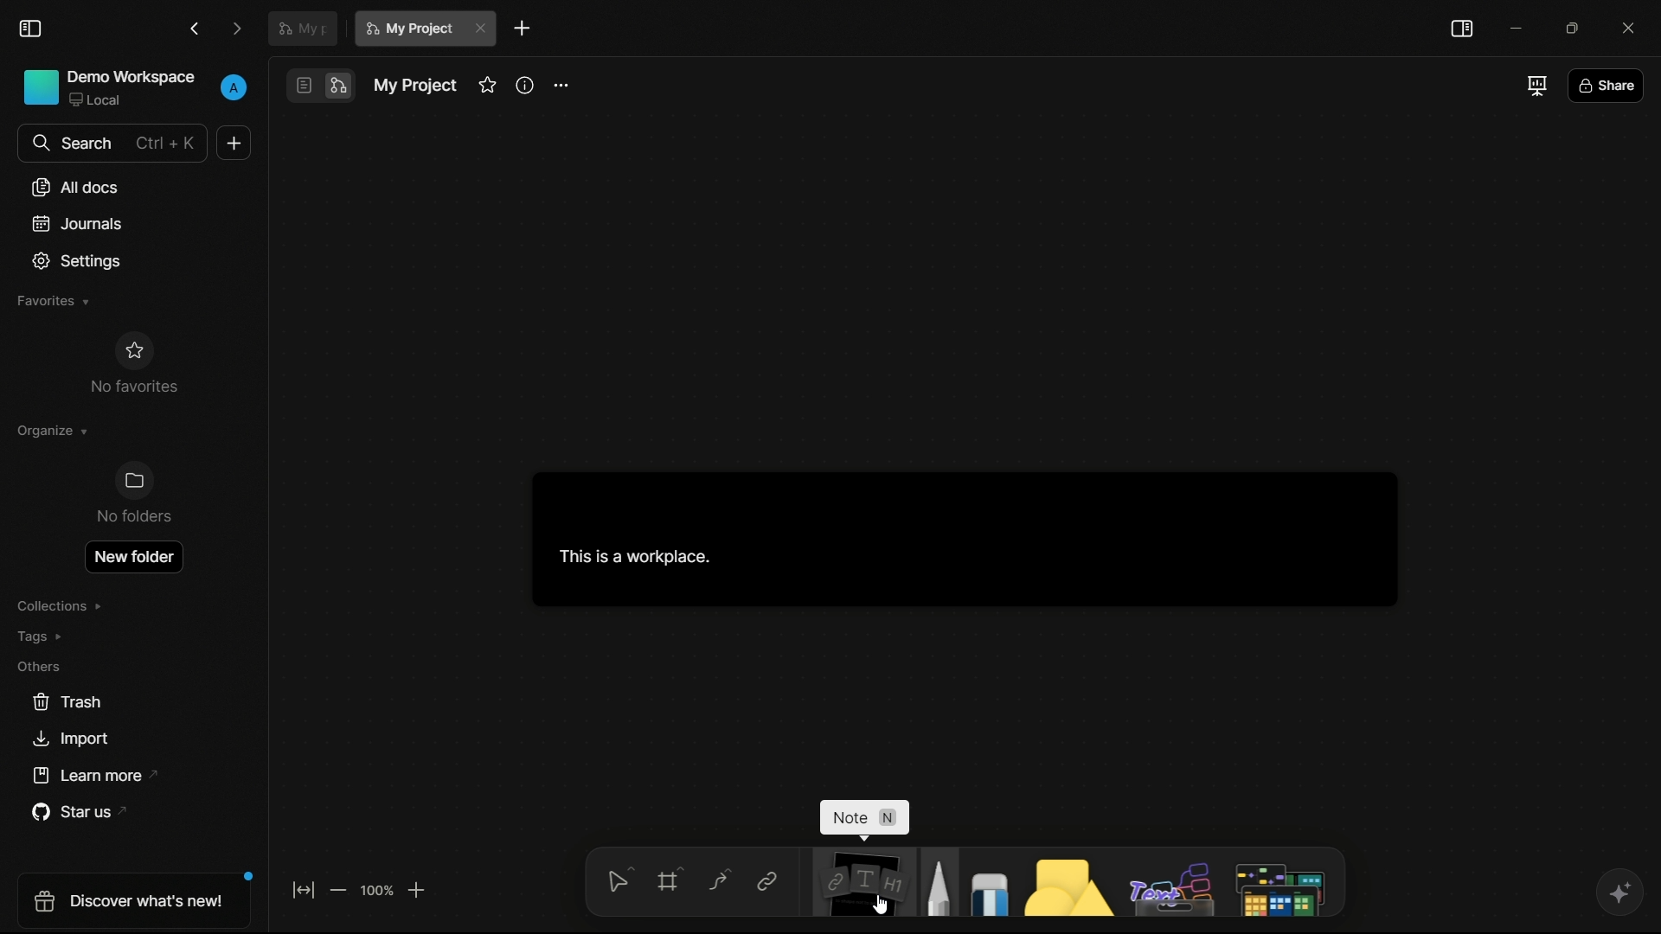  Describe the element at coordinates (304, 889) in the screenshot. I see `fit to screen` at that location.